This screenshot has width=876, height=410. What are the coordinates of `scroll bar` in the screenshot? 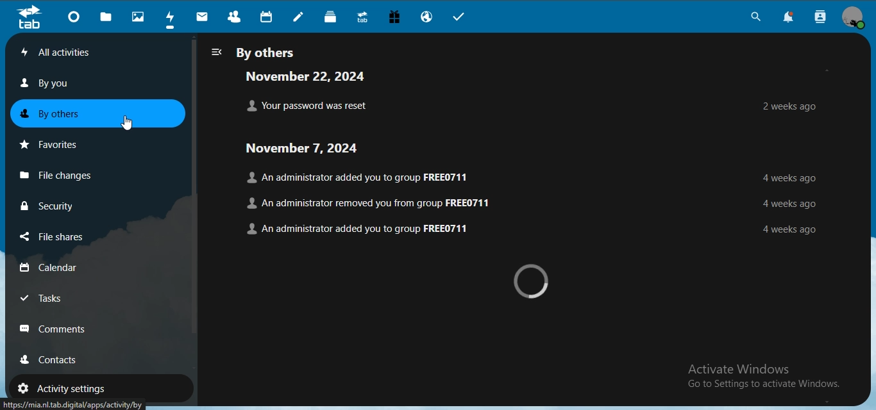 It's located at (192, 186).